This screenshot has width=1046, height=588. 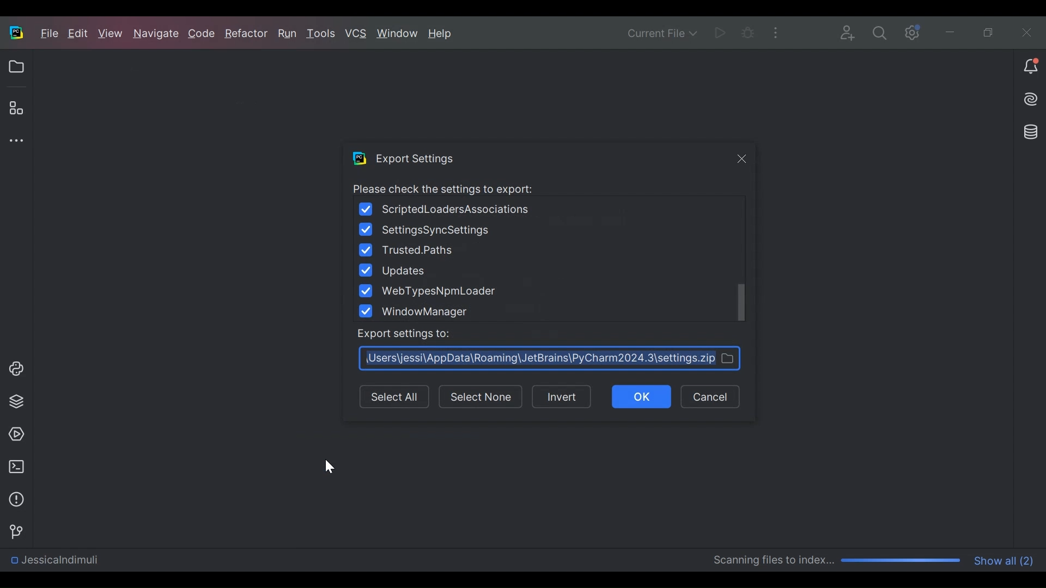 I want to click on (un)check Updates, so click(x=393, y=269).